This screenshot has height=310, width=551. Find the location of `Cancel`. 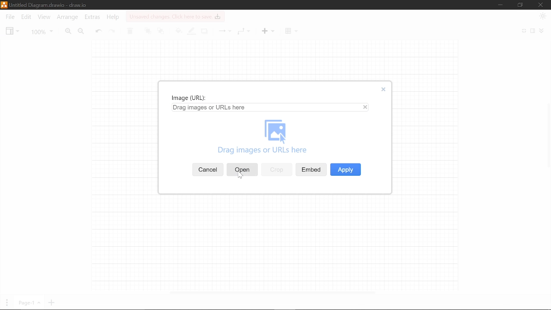

Cancel is located at coordinates (208, 170).